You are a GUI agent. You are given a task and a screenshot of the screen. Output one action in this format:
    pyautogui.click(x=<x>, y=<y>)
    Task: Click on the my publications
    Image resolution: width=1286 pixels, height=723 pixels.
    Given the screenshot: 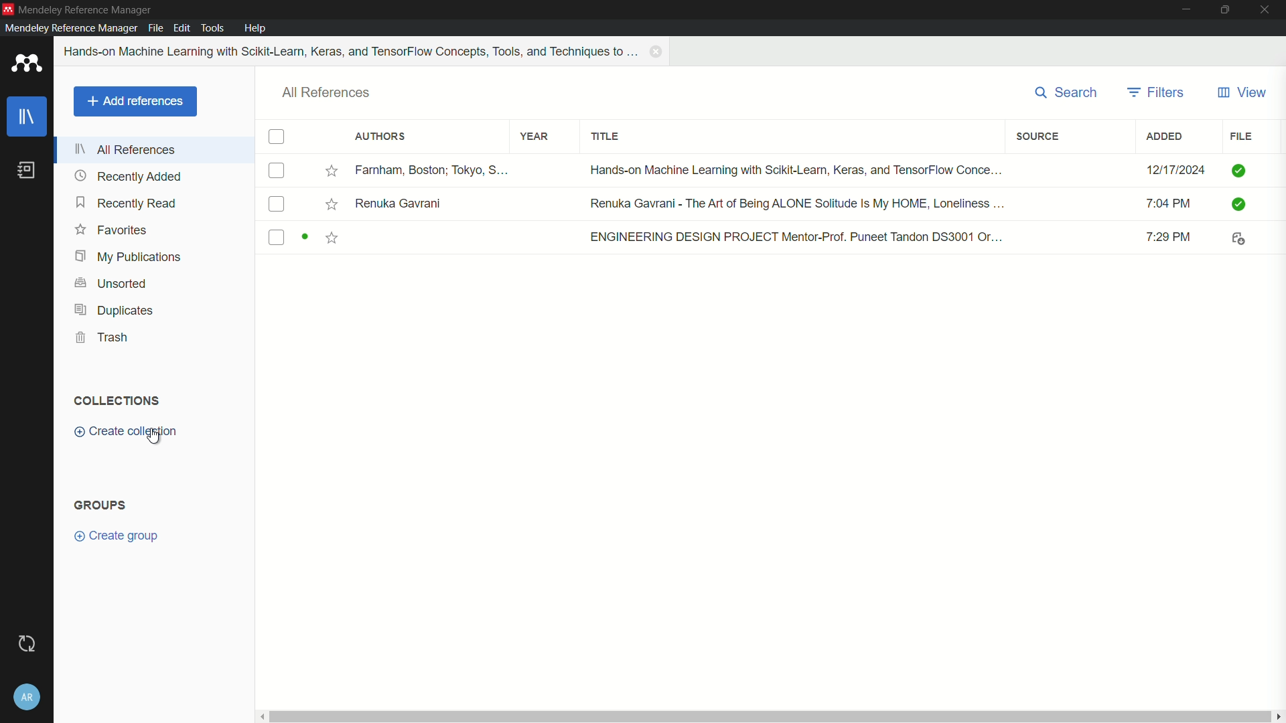 What is the action you would take?
    pyautogui.click(x=126, y=257)
    